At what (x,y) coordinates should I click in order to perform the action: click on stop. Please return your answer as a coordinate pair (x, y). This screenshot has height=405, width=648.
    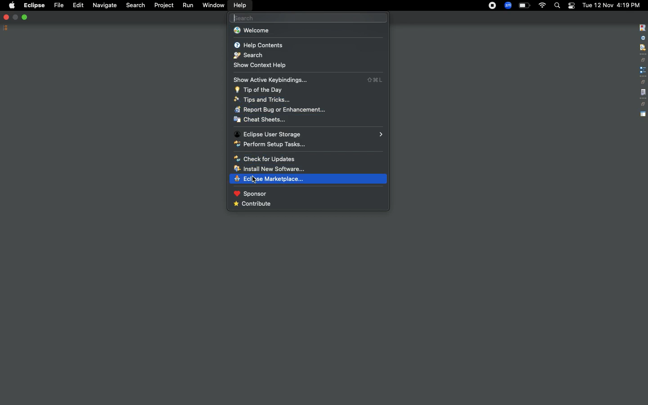
    Looking at the image, I should click on (642, 28).